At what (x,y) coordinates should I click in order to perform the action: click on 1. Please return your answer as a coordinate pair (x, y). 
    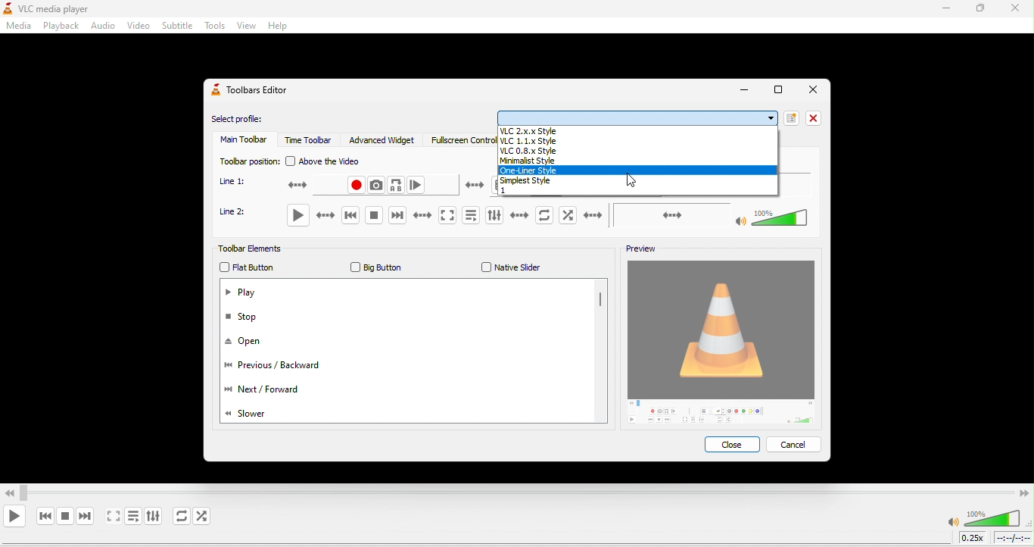
    Looking at the image, I should click on (637, 191).